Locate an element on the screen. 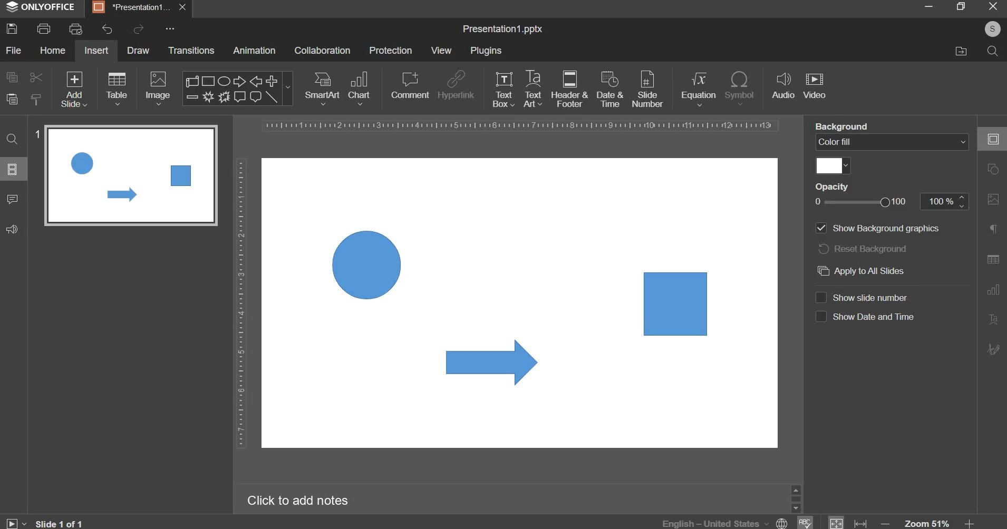 The width and height of the screenshot is (1007, 529). text art is located at coordinates (533, 89).